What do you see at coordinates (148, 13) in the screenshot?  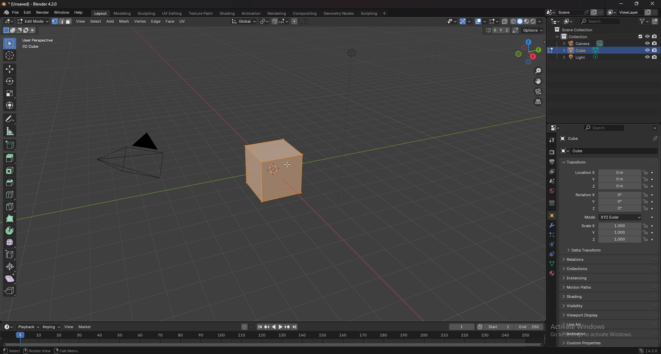 I see `sculpting` at bounding box center [148, 13].